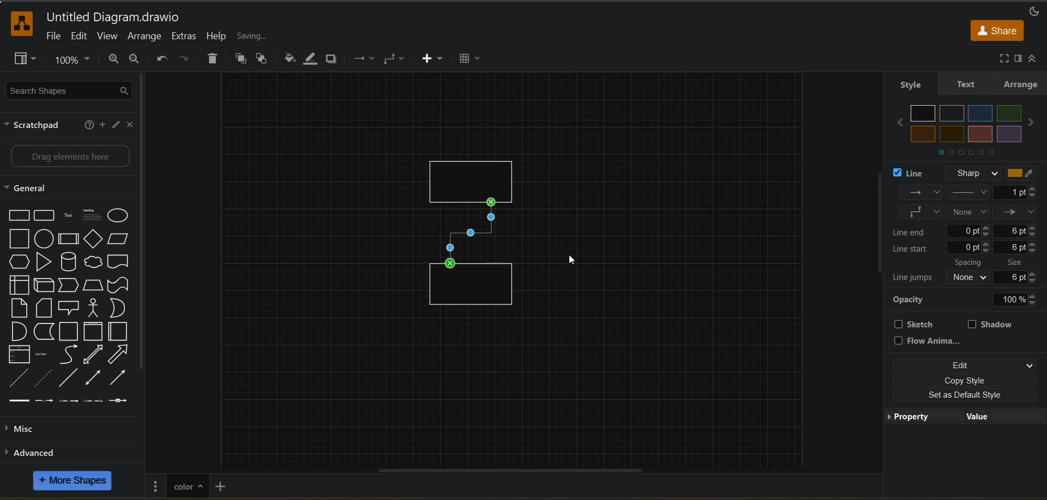  What do you see at coordinates (1017, 230) in the screenshot?
I see `6pt` at bounding box center [1017, 230].